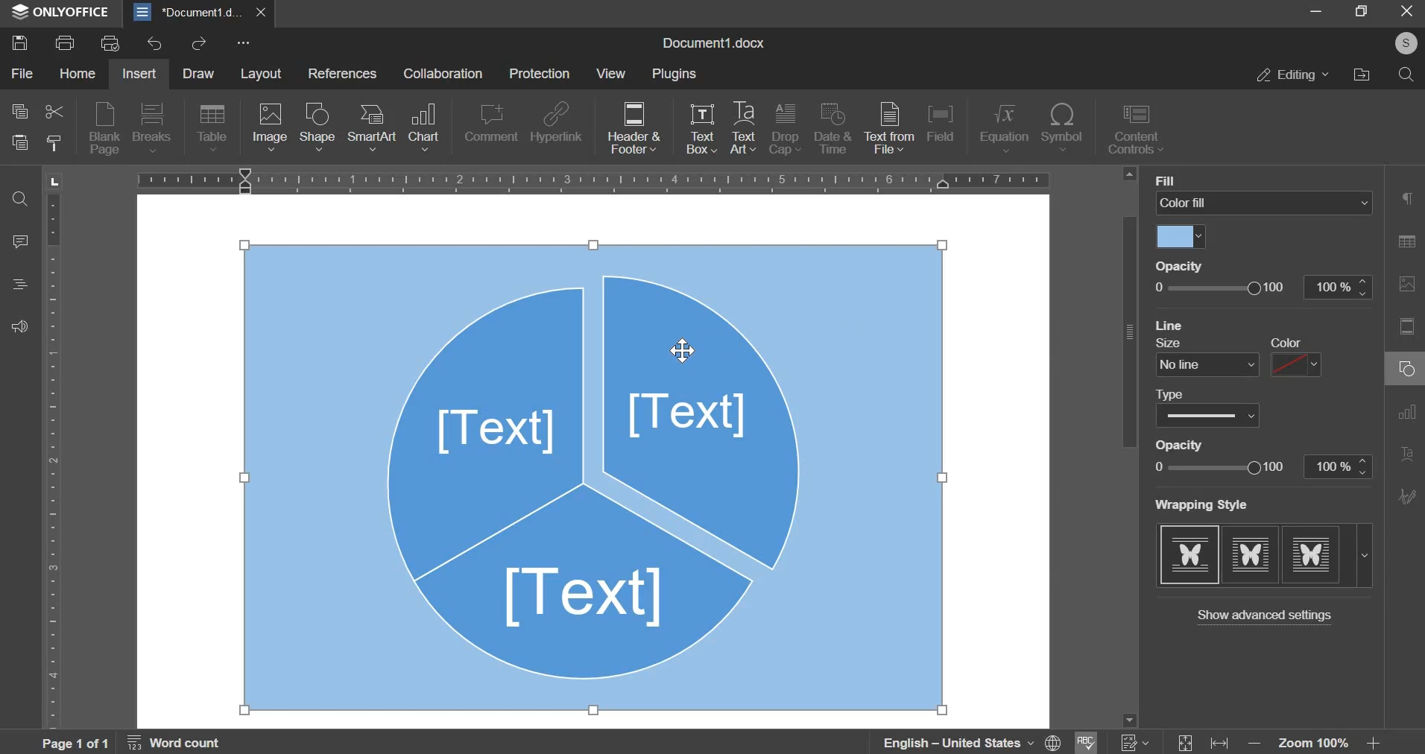  I want to click on print previw, so click(110, 43).